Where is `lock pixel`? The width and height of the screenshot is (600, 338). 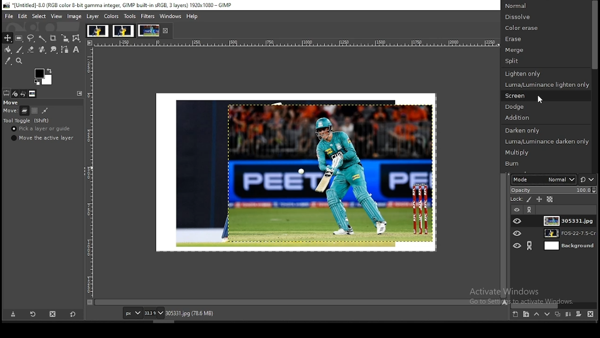
lock pixel is located at coordinates (530, 200).